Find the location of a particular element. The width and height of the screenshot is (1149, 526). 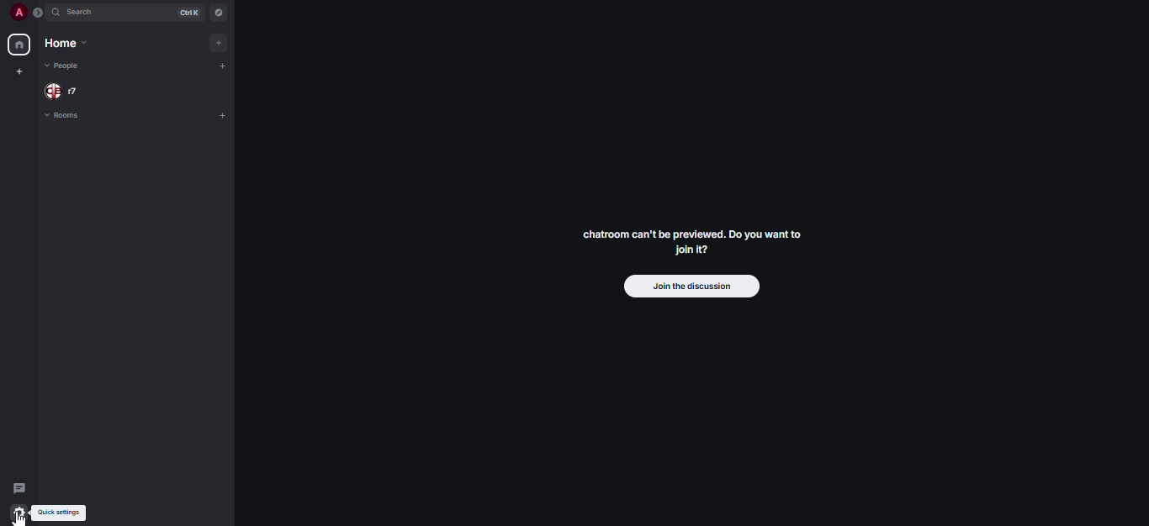

home is located at coordinates (66, 43).